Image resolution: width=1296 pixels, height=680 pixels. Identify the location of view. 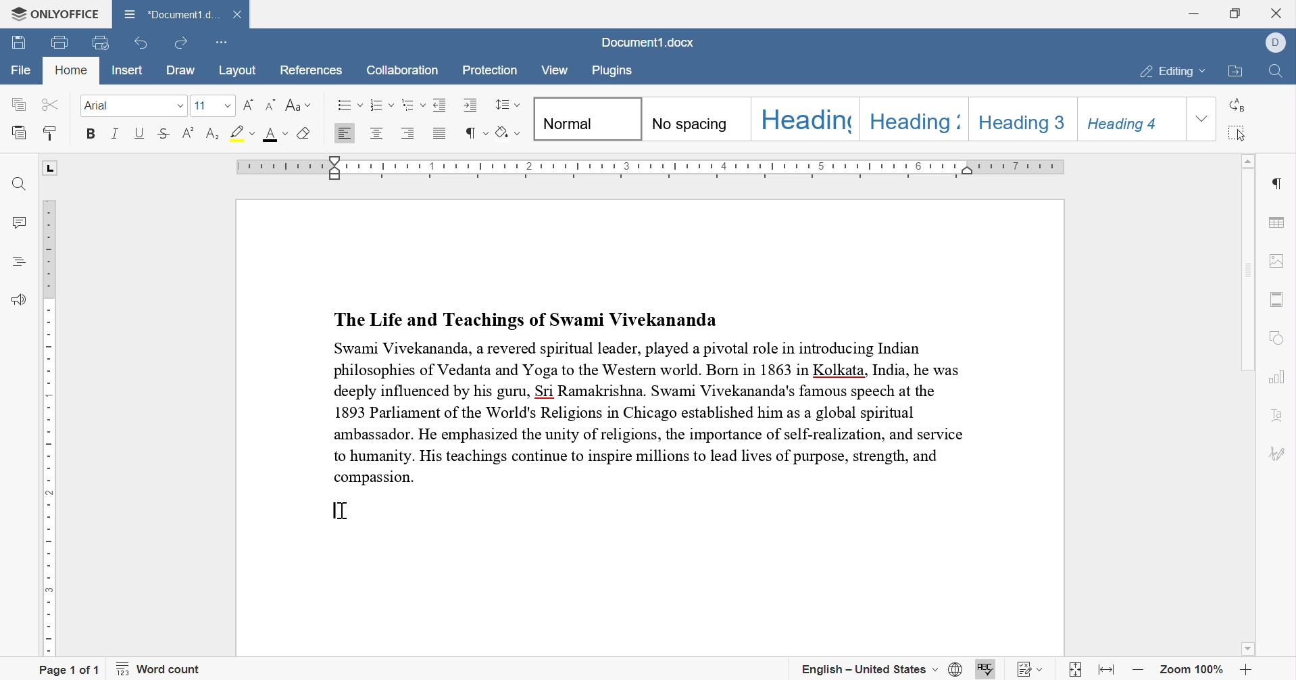
(553, 72).